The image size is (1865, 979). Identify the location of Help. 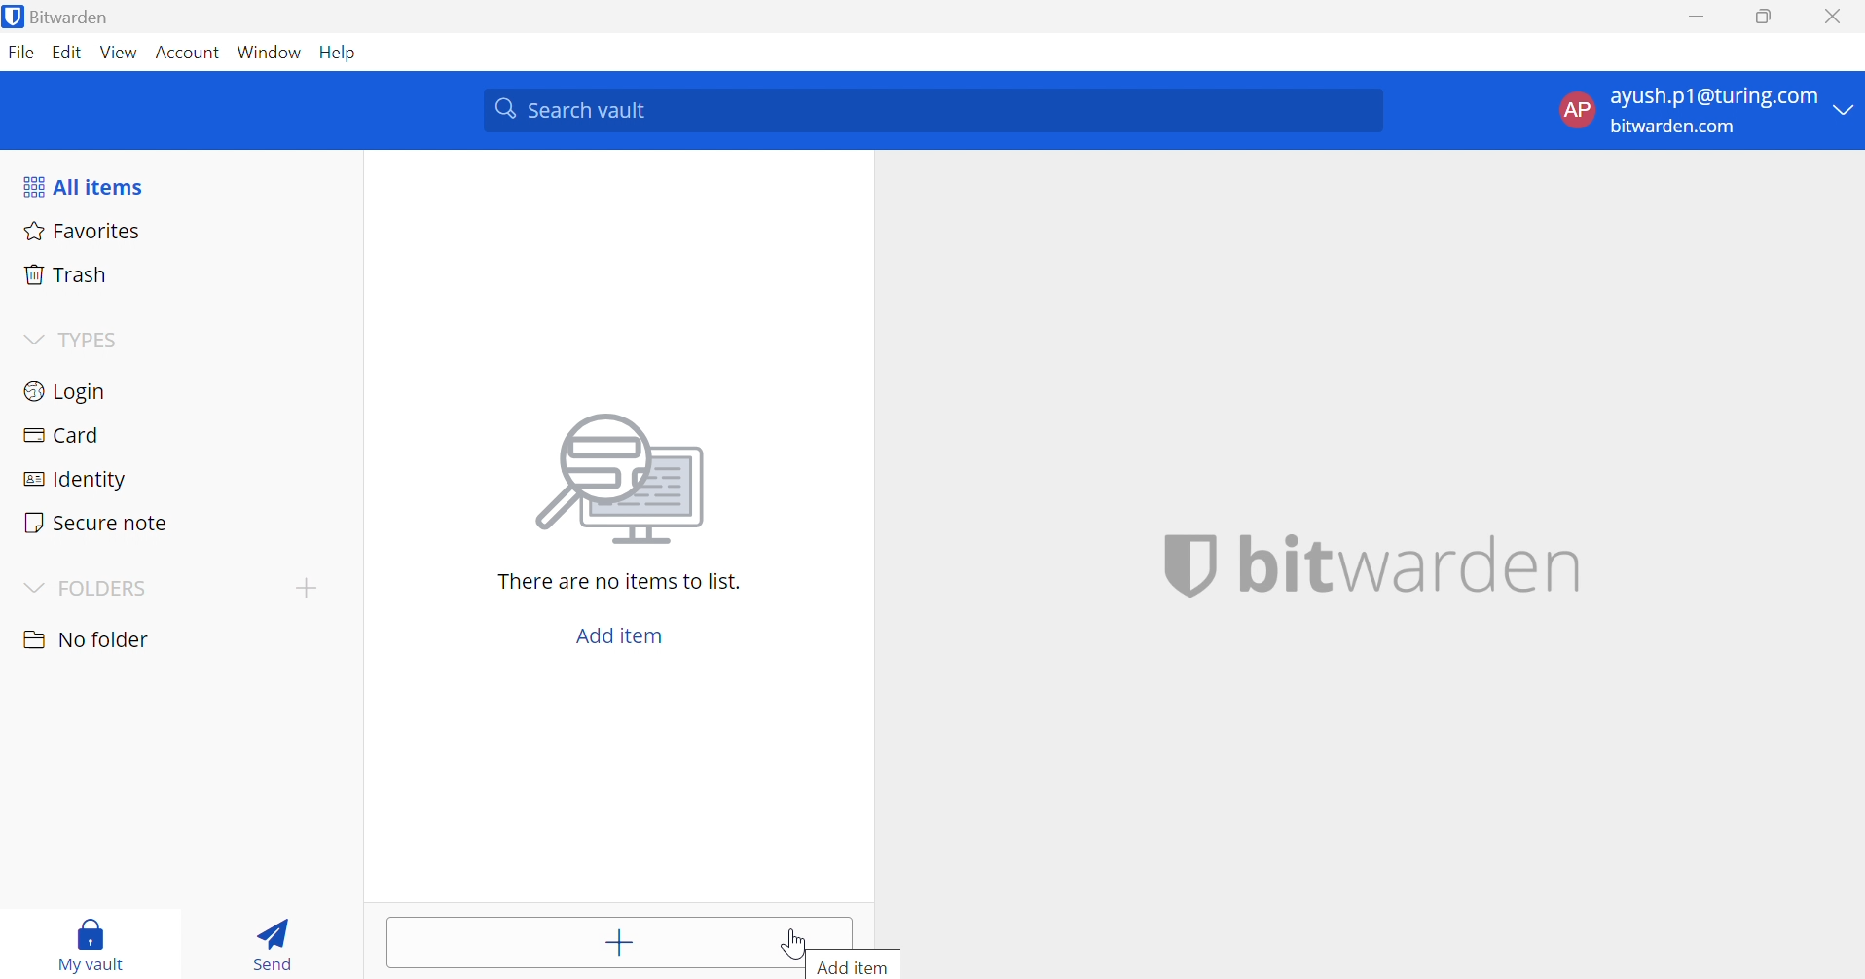
(341, 53).